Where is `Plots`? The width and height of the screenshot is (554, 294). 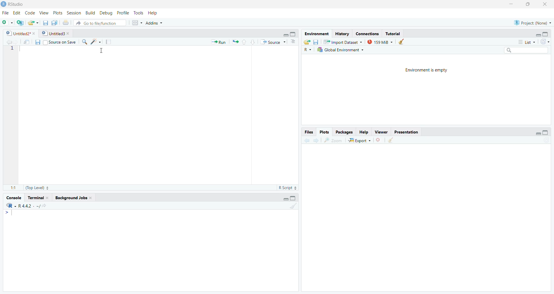
Plots is located at coordinates (324, 133).